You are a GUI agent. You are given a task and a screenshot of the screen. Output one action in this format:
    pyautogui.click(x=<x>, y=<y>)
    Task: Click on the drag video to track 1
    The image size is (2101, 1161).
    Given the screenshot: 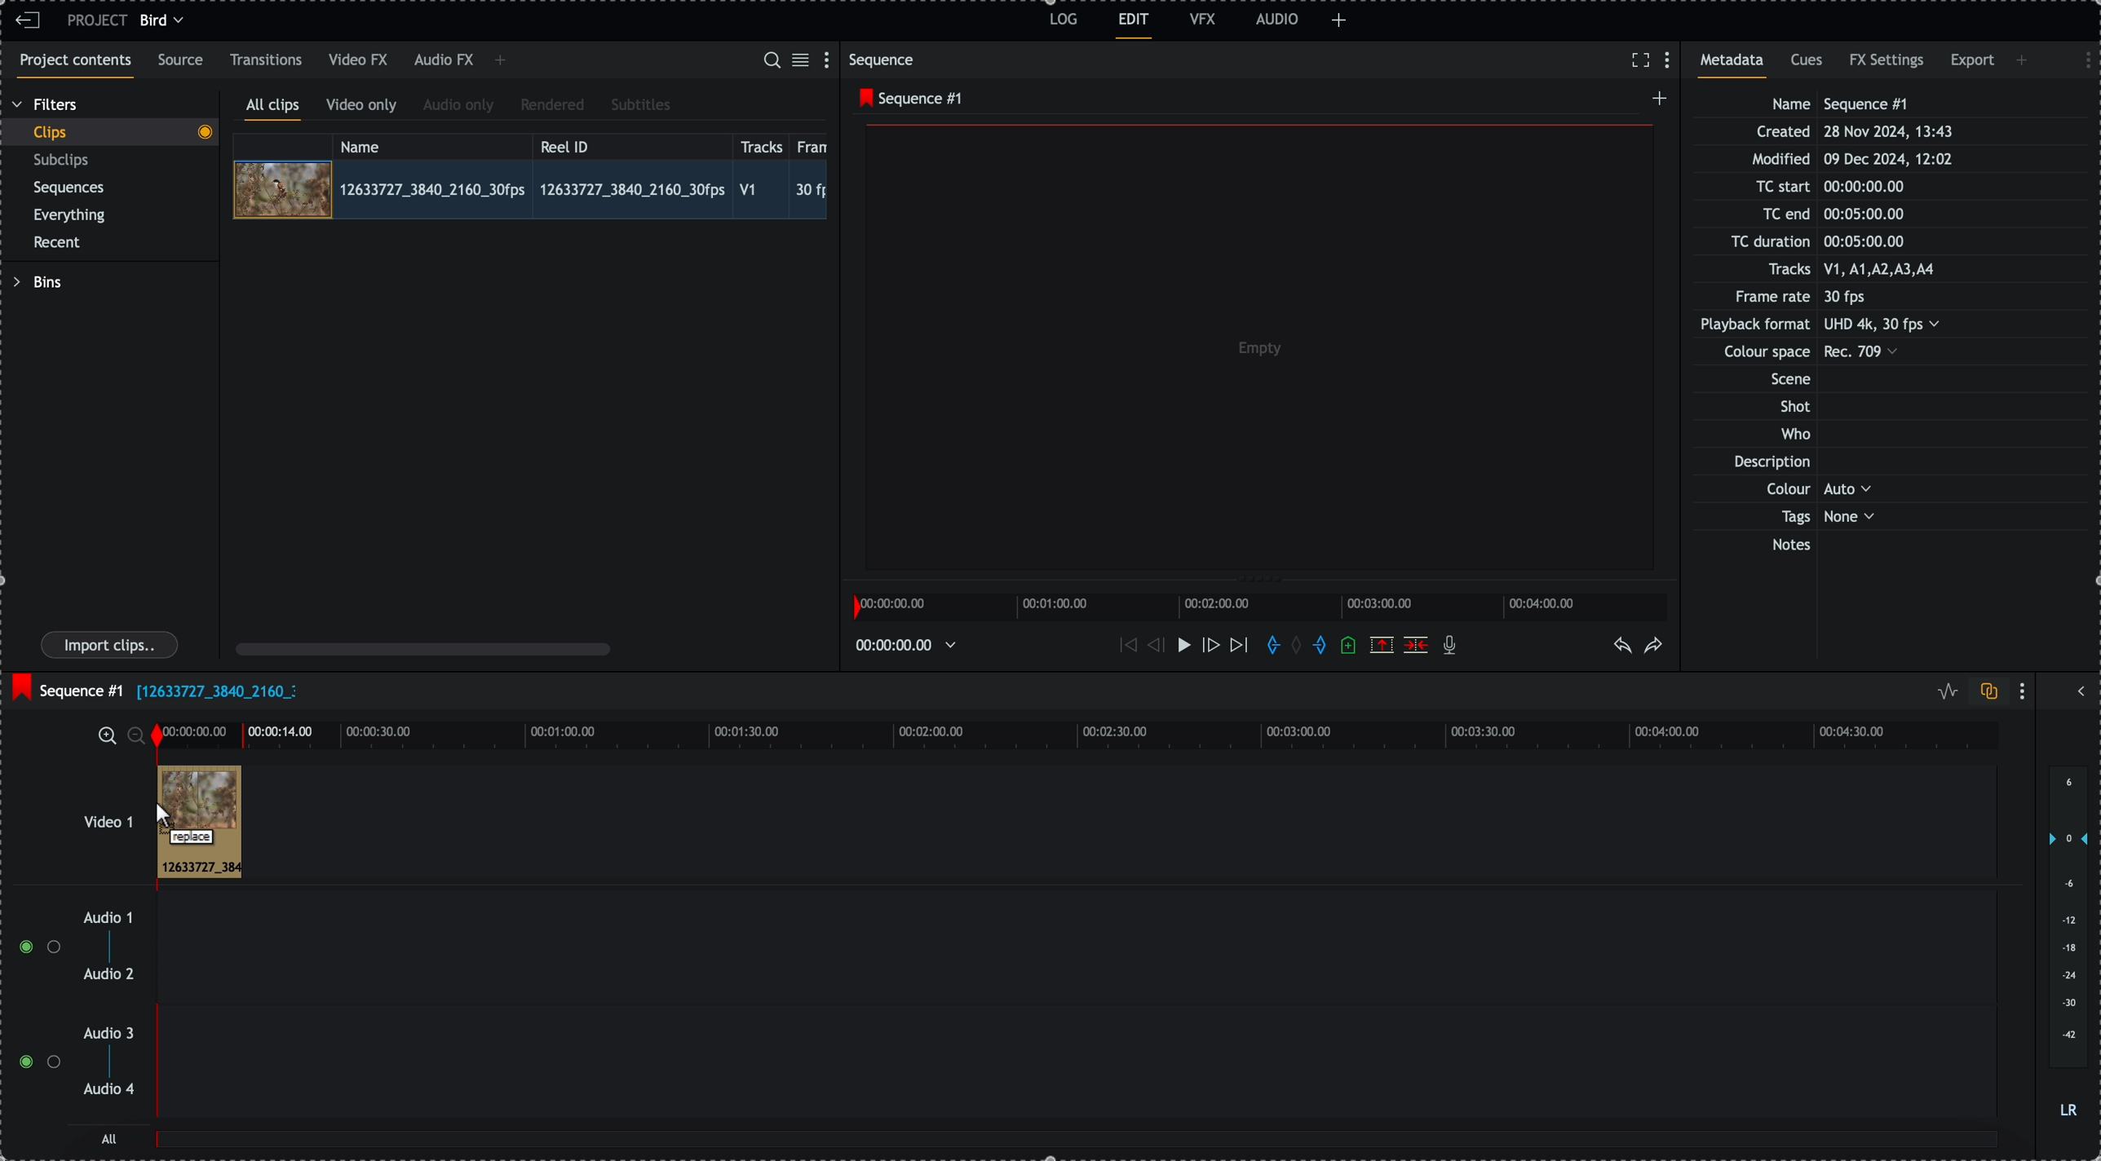 What is the action you would take?
    pyautogui.click(x=197, y=823)
    